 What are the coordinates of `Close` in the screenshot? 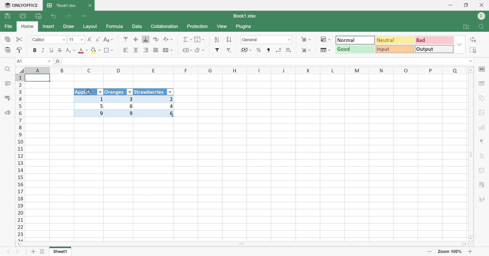 It's located at (91, 6).